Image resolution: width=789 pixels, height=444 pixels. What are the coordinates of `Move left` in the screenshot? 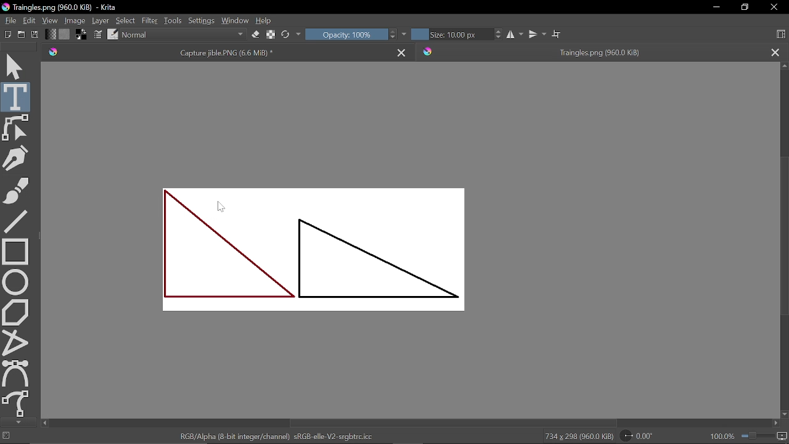 It's located at (44, 423).